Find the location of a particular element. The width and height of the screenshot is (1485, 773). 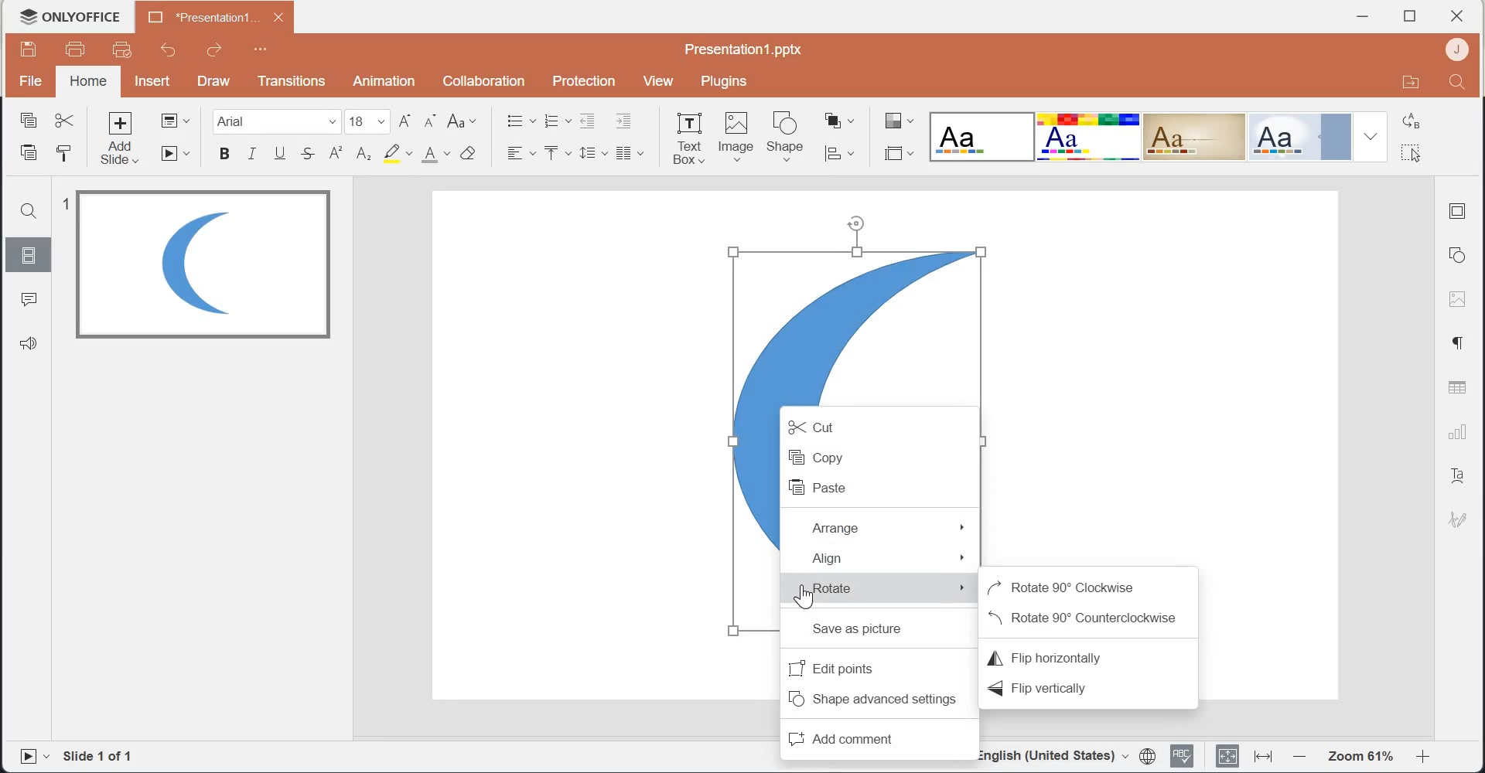

Table  is located at coordinates (1461, 387).